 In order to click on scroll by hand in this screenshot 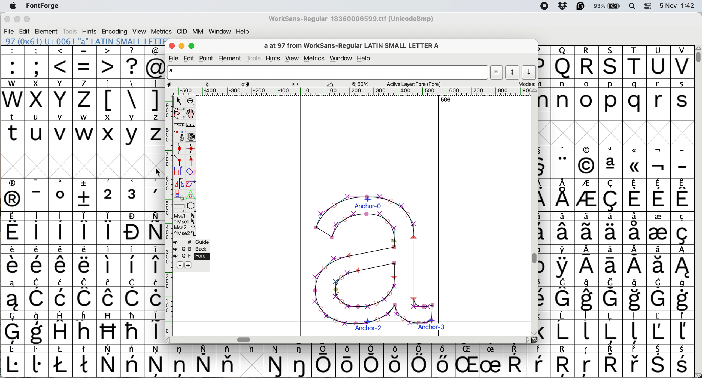, I will do `click(190, 113)`.